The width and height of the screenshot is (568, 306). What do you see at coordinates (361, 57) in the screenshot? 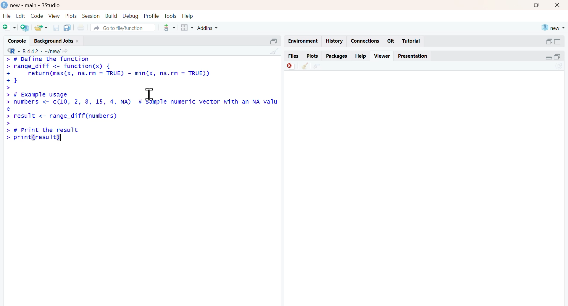
I see `help` at bounding box center [361, 57].